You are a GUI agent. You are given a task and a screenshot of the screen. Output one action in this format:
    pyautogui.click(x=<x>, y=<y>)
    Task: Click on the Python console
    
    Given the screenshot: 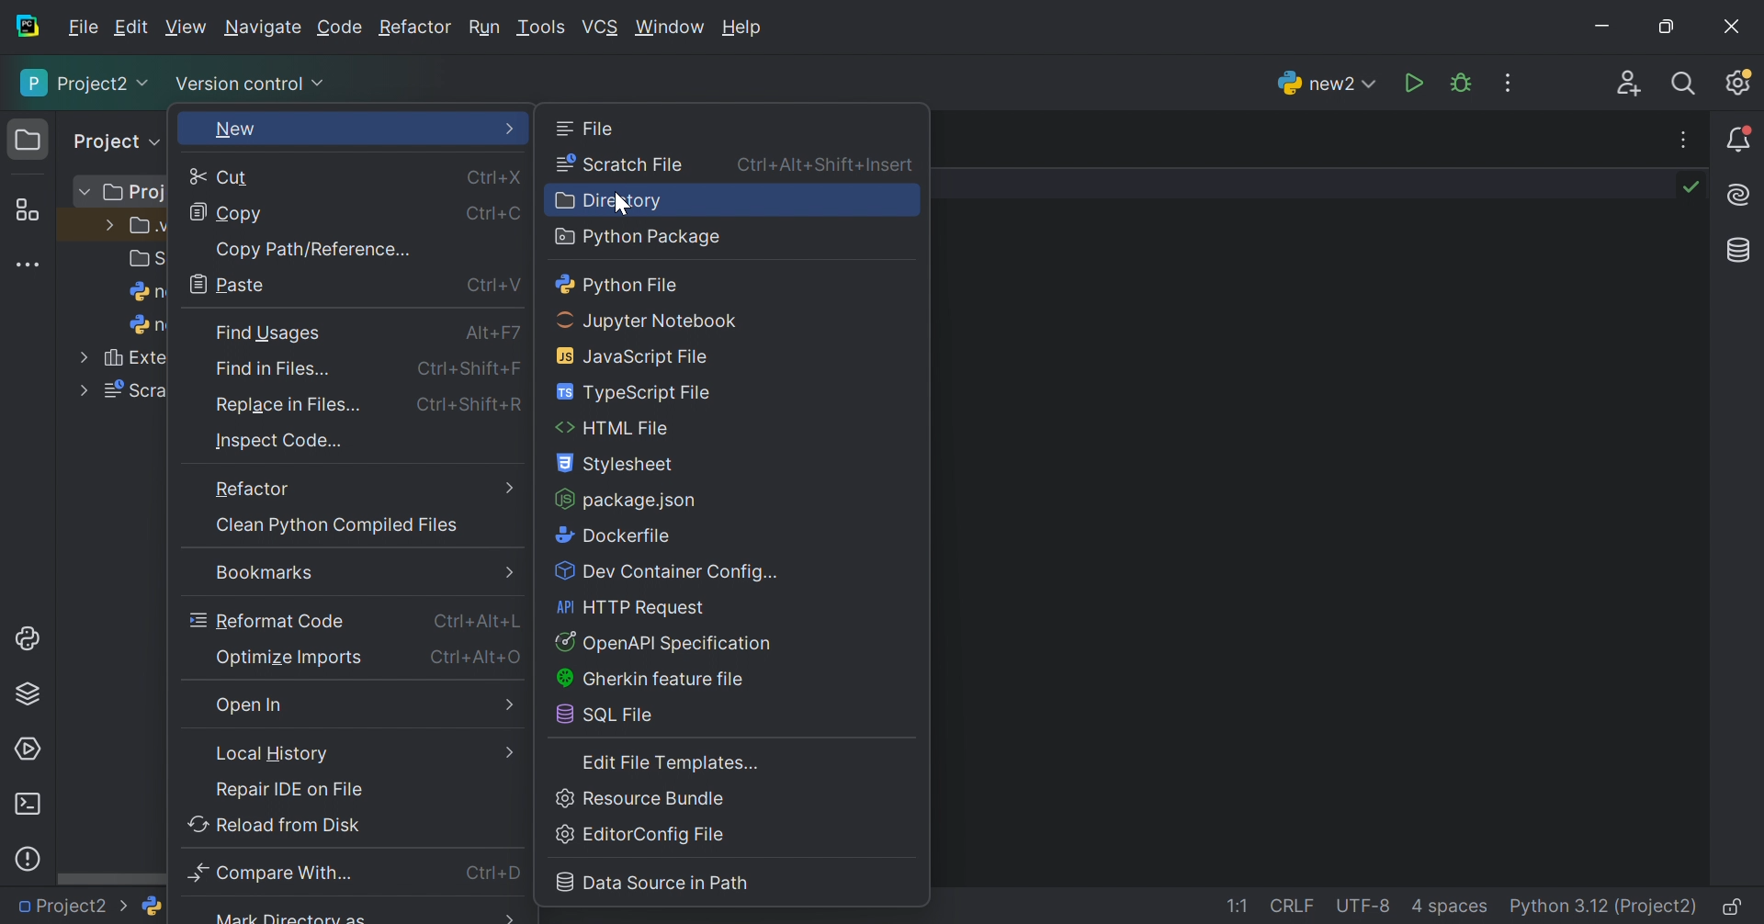 What is the action you would take?
    pyautogui.click(x=25, y=638)
    